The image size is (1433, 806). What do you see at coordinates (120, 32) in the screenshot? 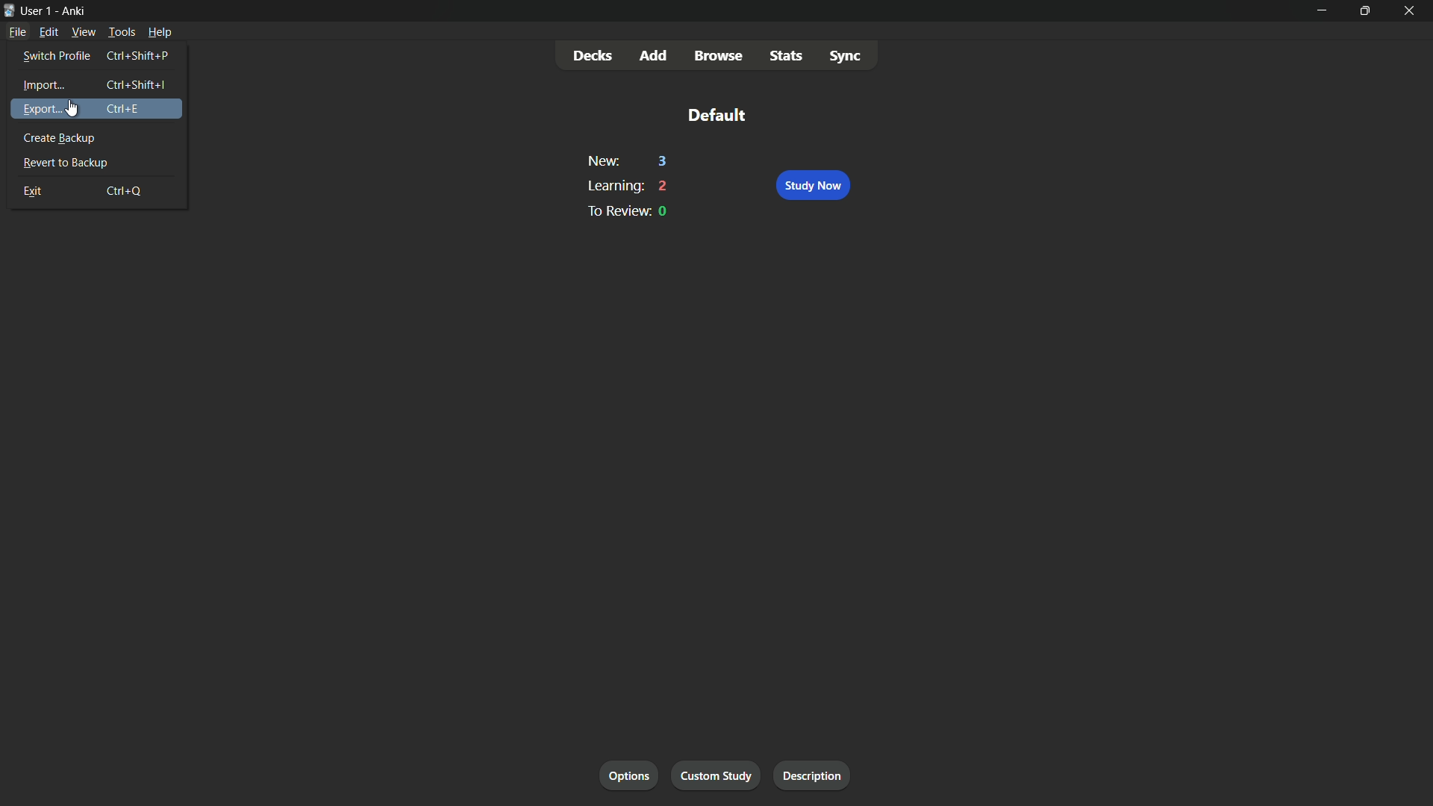
I see `tools menu` at bounding box center [120, 32].